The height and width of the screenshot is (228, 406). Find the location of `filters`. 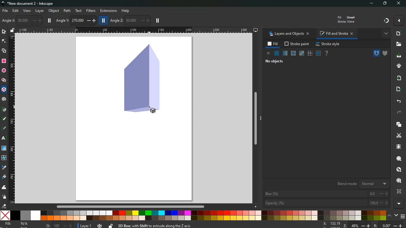

filters is located at coordinates (91, 10).